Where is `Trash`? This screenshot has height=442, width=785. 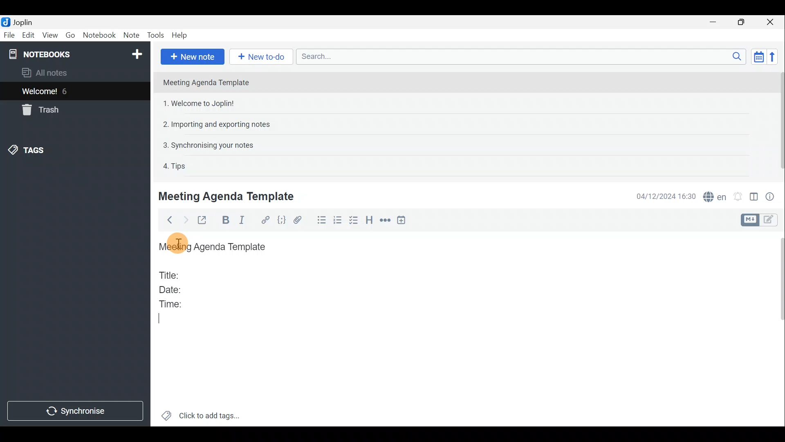
Trash is located at coordinates (39, 110).